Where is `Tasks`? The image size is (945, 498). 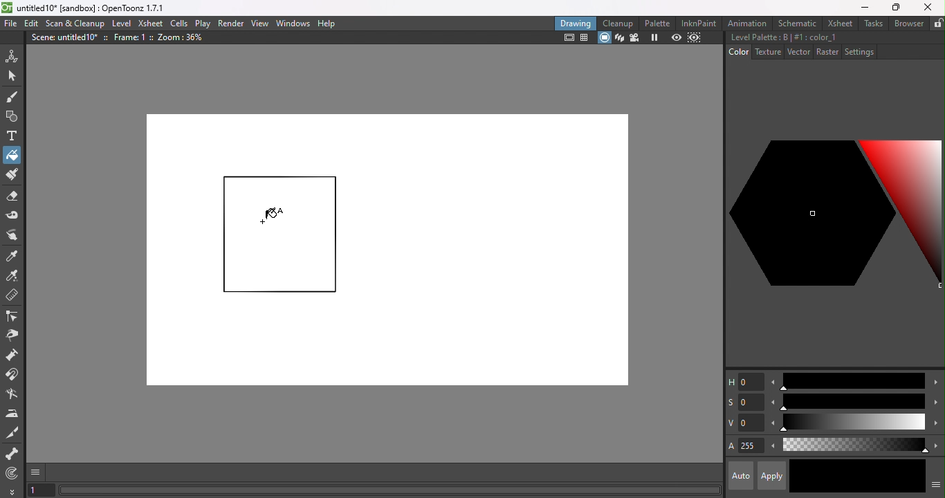
Tasks is located at coordinates (872, 24).